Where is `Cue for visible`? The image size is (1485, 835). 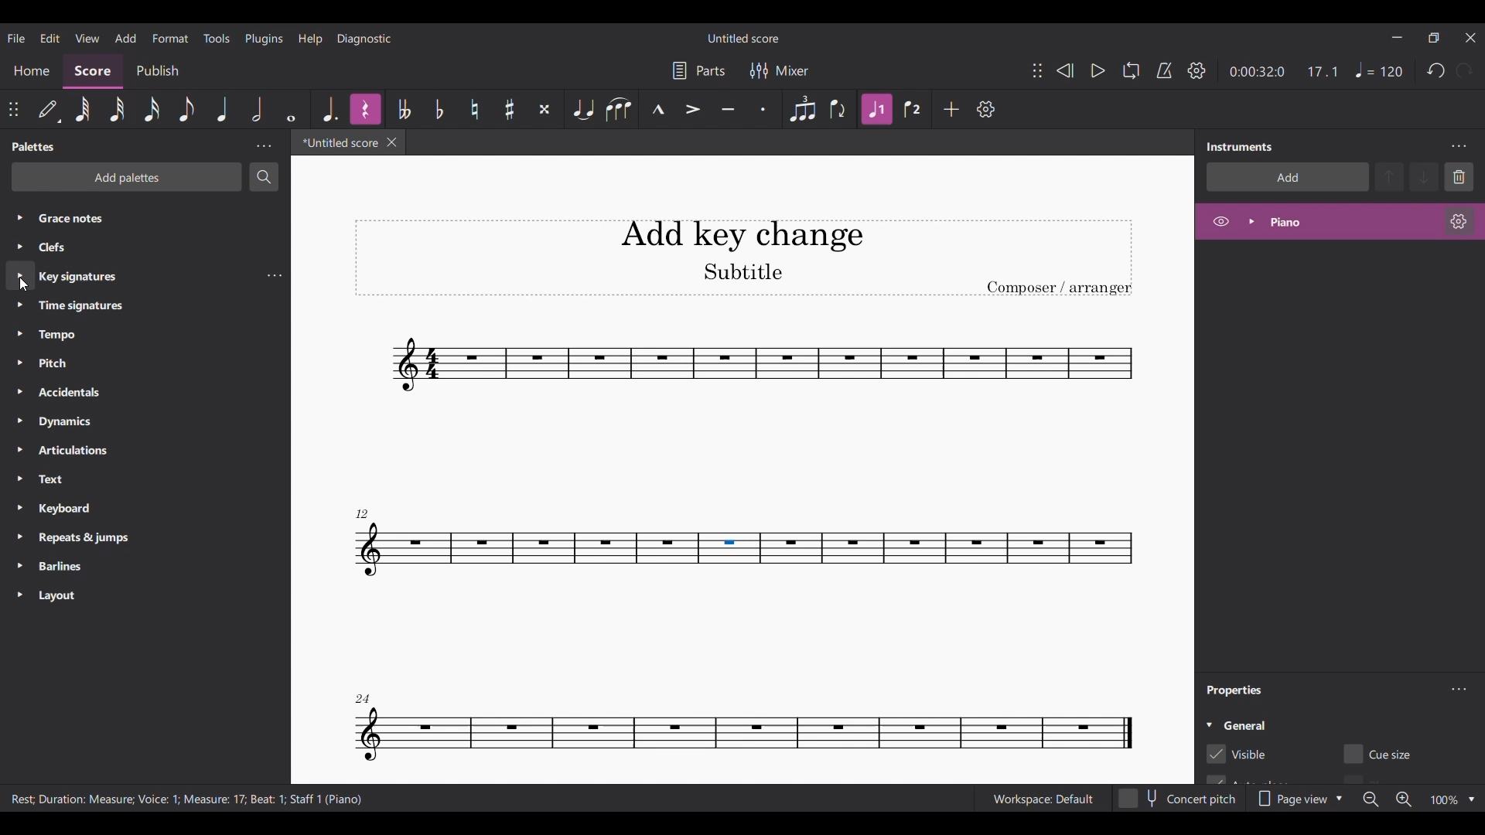
Cue for visible is located at coordinates (1237, 755).